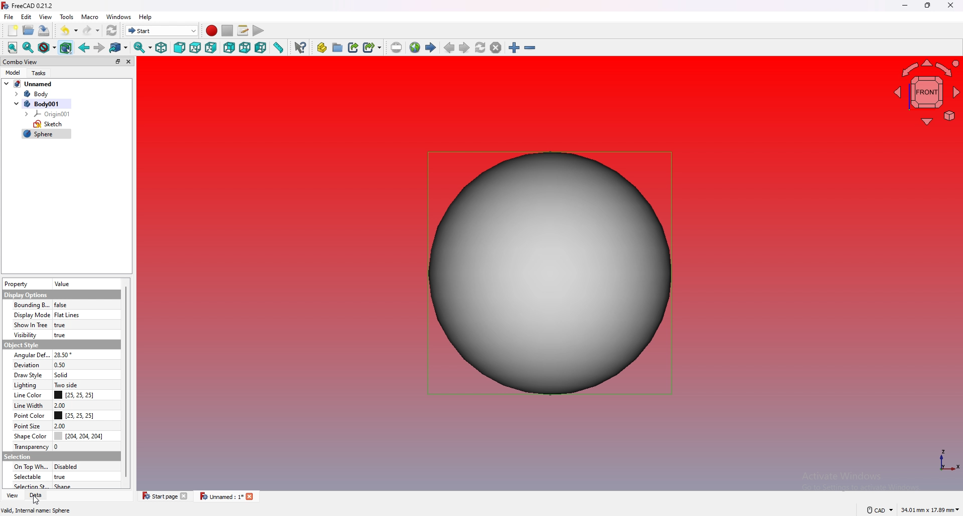 Image resolution: width=963 pixels, height=516 pixels. I want to click on line color, so click(61, 395).